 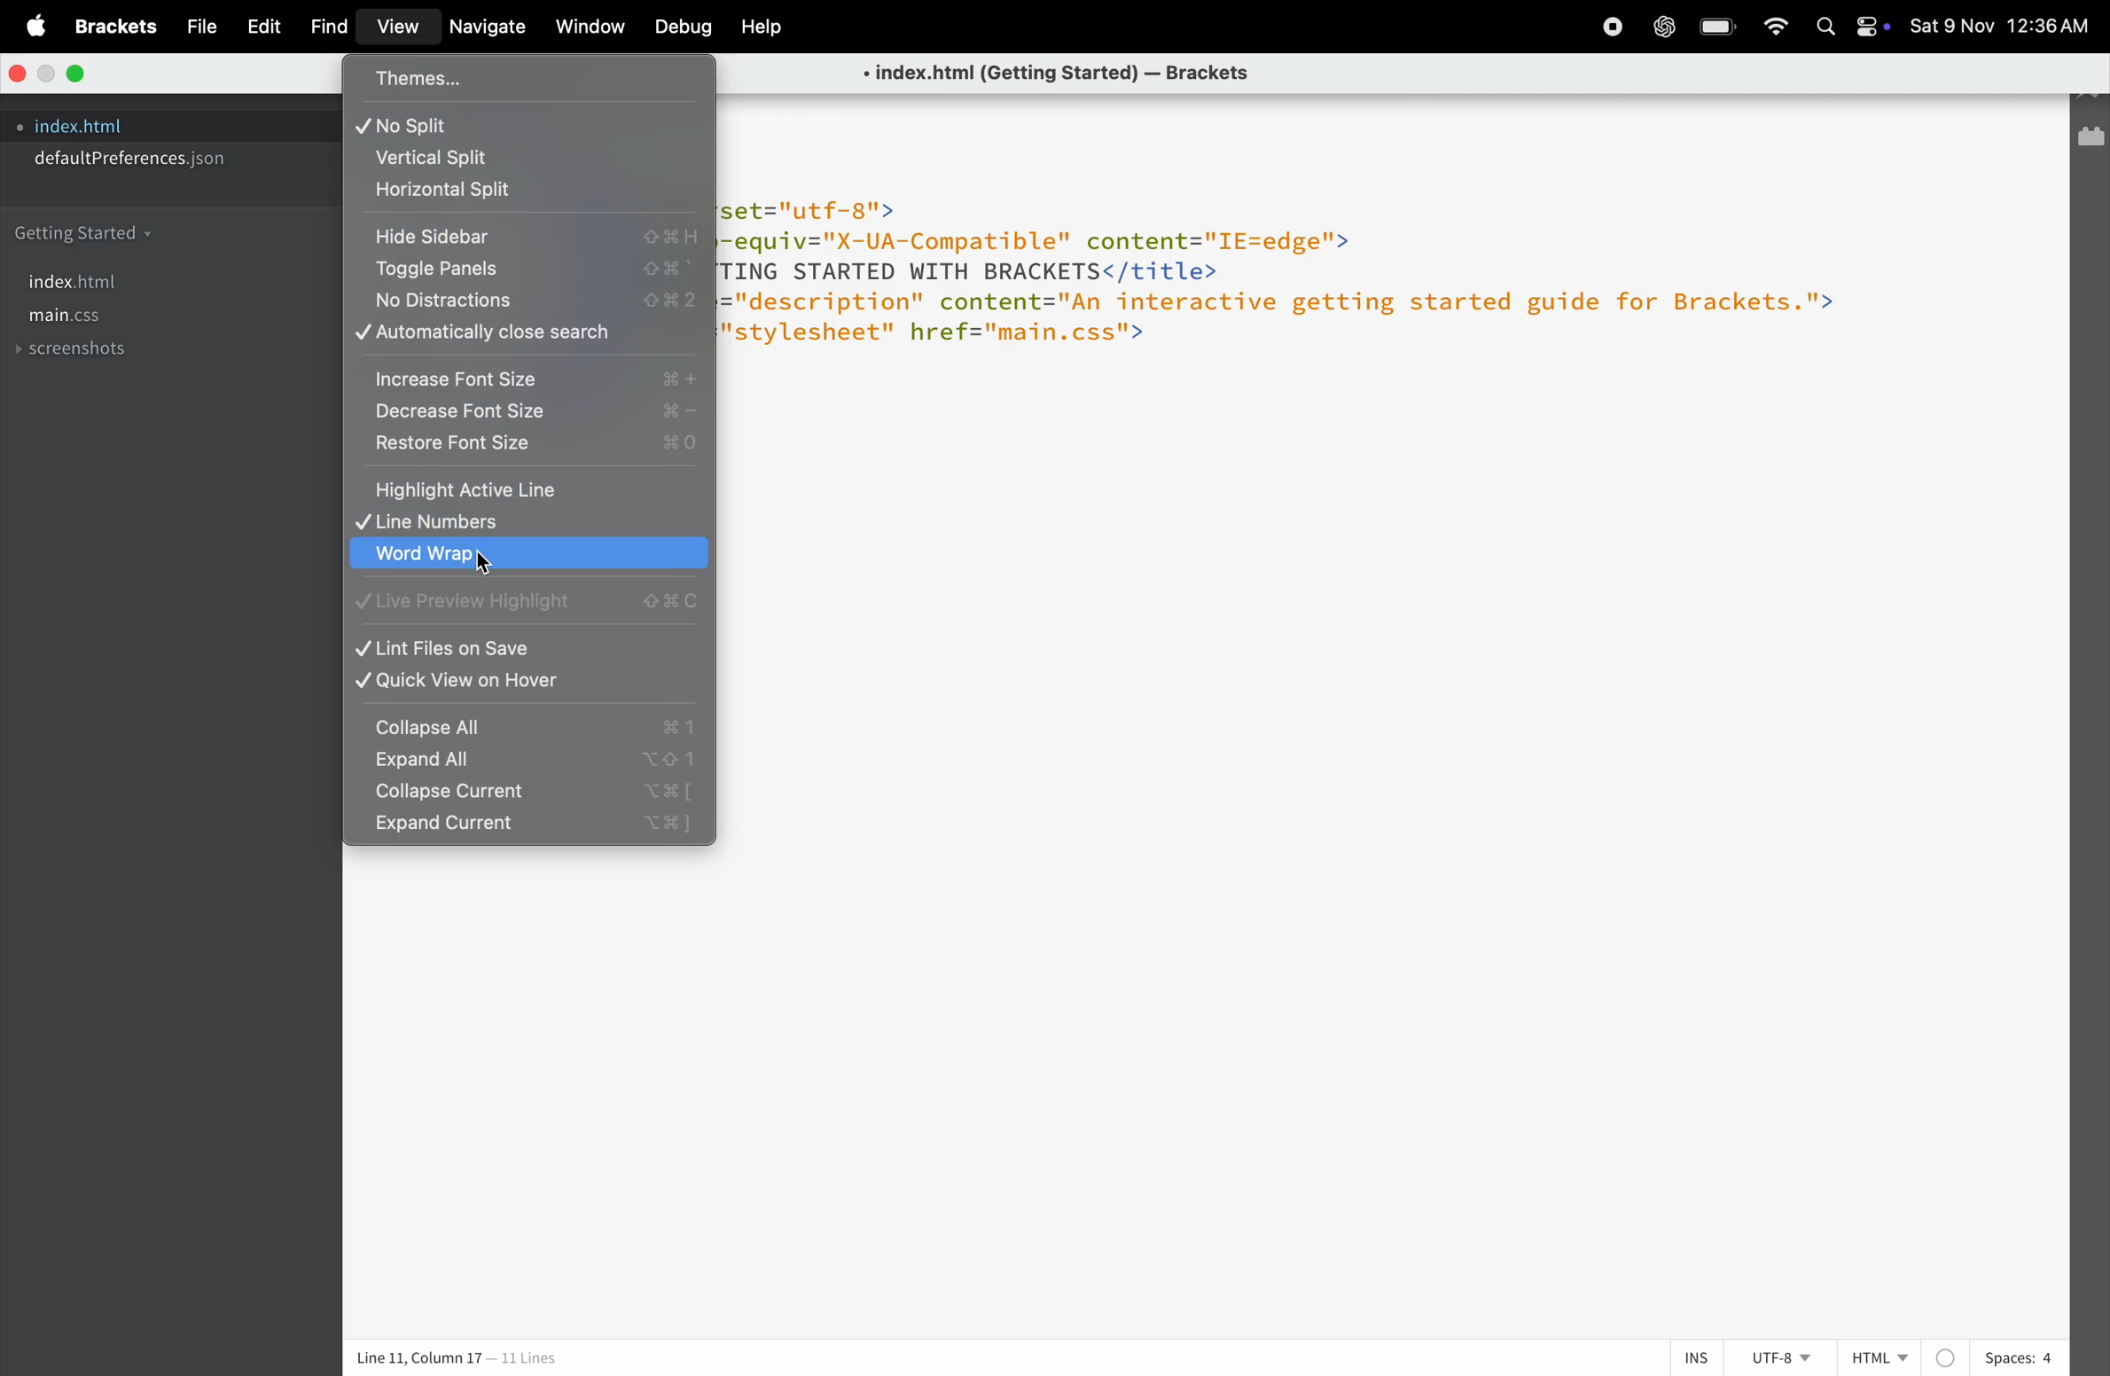 I want to click on main.css, so click(x=90, y=319).